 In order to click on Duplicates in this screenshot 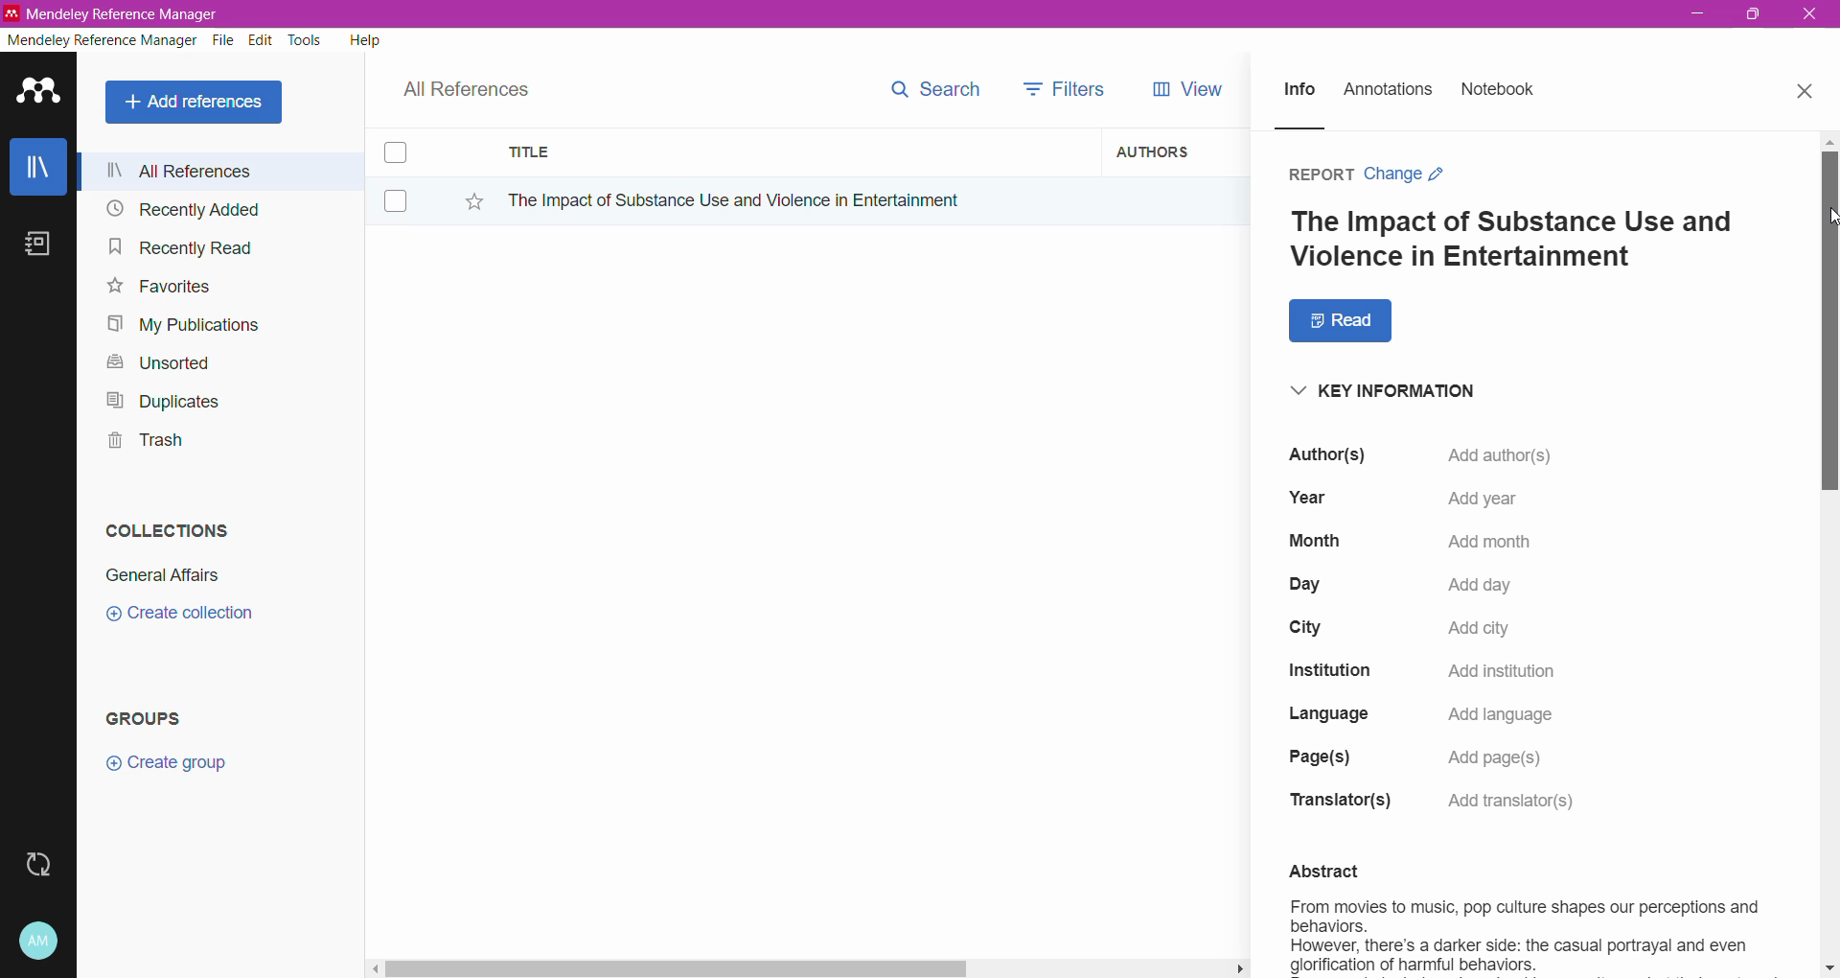, I will do `click(157, 399)`.